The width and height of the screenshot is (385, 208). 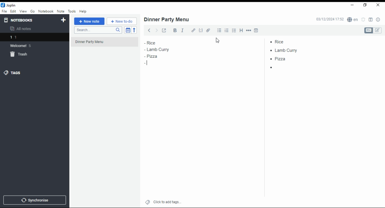 I want to click on notebook, so click(x=46, y=11).